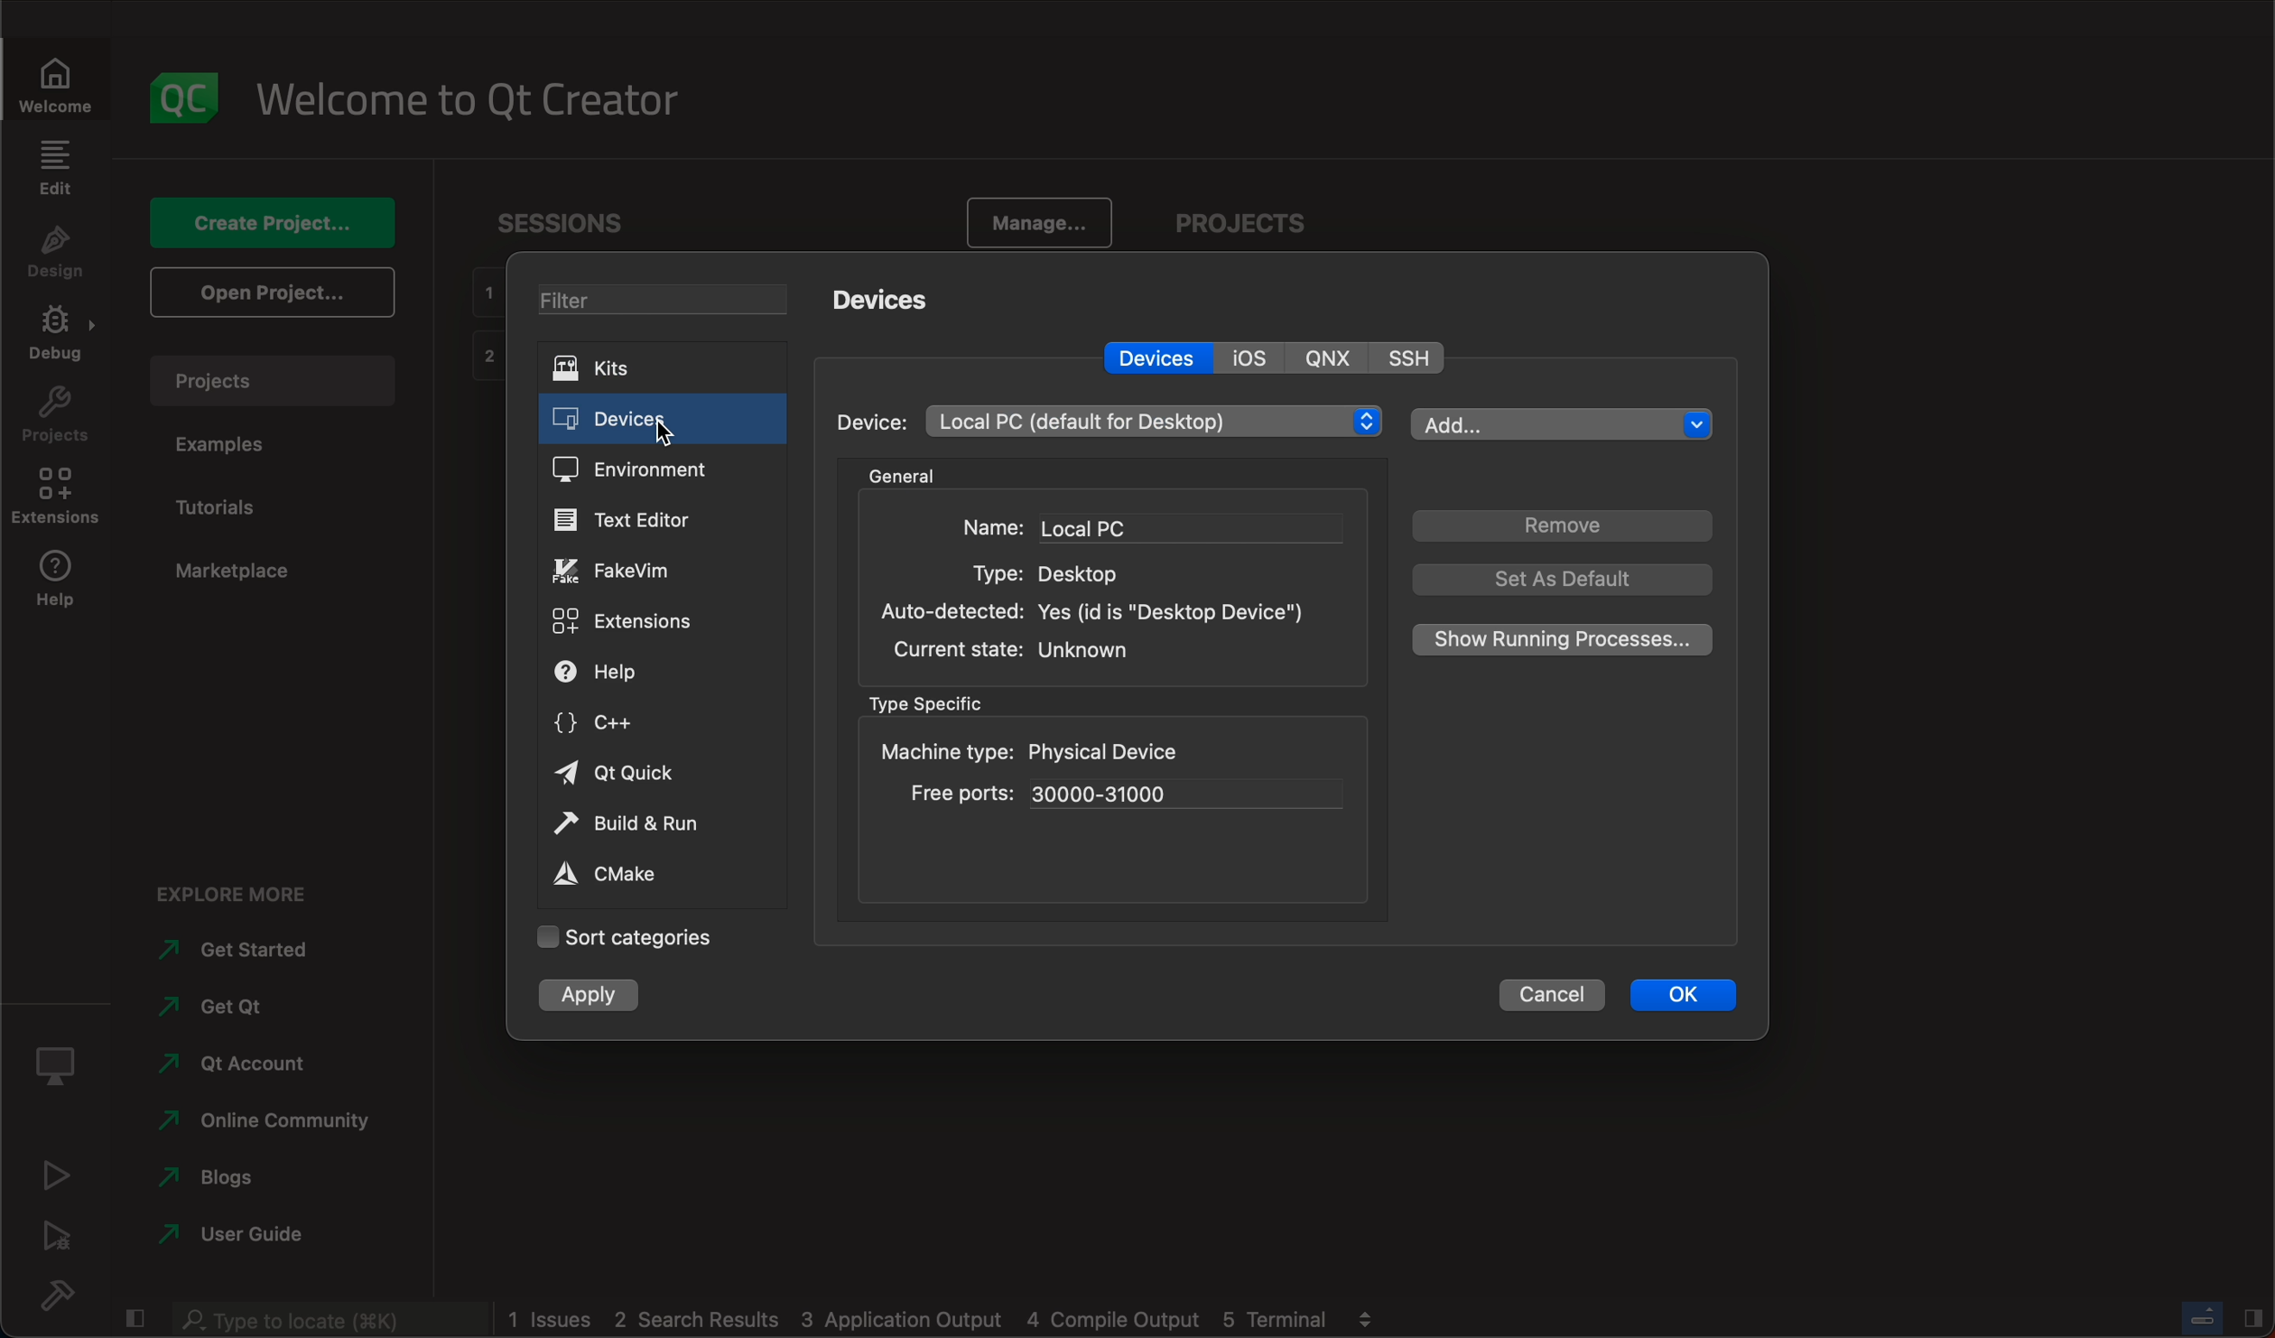 The image size is (2275, 1338). Describe the element at coordinates (1037, 219) in the screenshot. I see `manage` at that location.